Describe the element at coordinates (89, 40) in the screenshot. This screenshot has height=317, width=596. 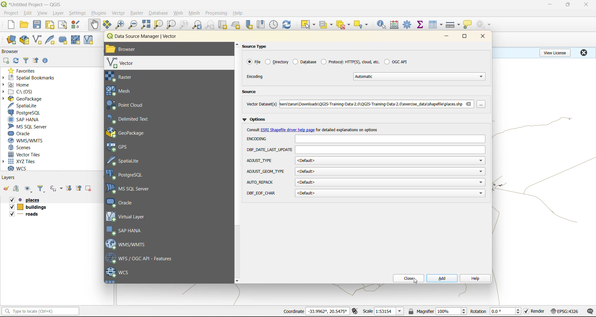
I see `new virtual layer` at that location.